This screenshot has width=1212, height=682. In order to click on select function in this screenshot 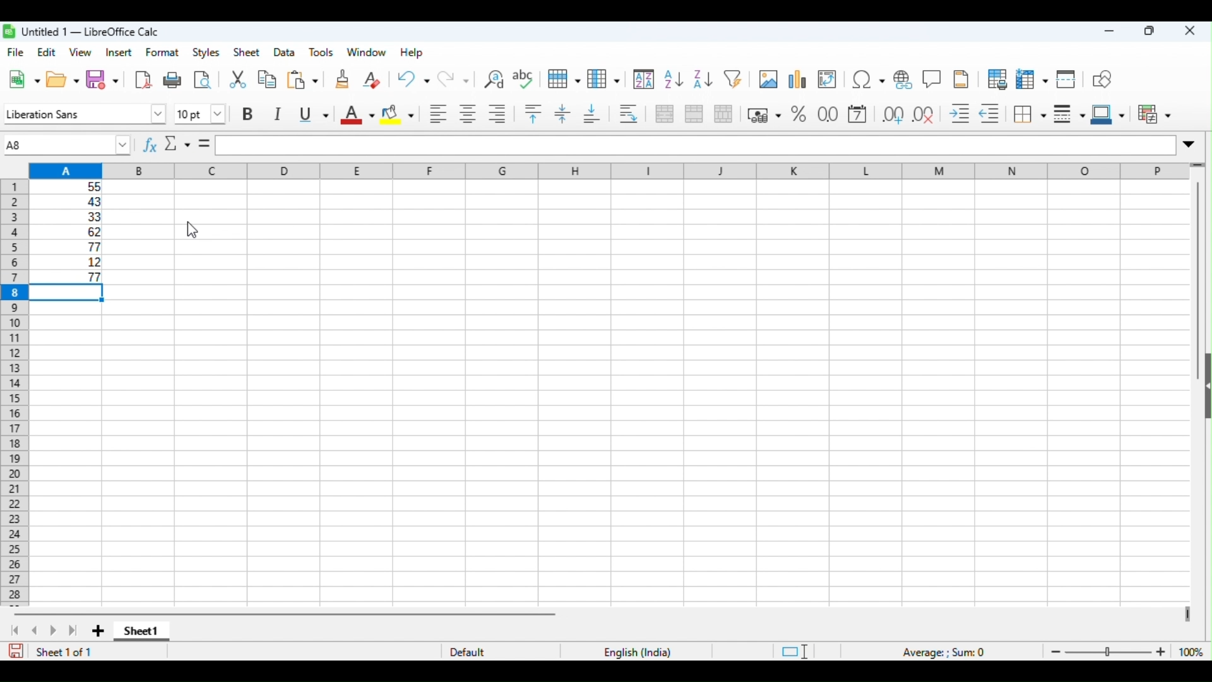, I will do `click(179, 145)`.